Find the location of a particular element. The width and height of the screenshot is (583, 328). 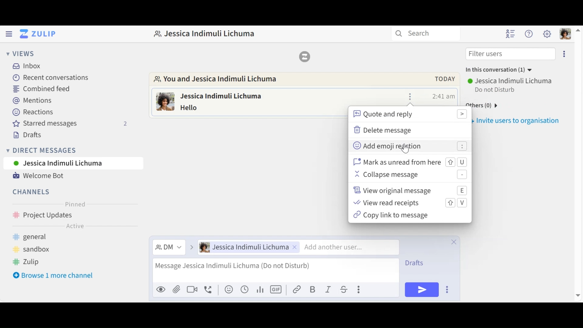

Invite users to organisation is located at coordinates (565, 53).